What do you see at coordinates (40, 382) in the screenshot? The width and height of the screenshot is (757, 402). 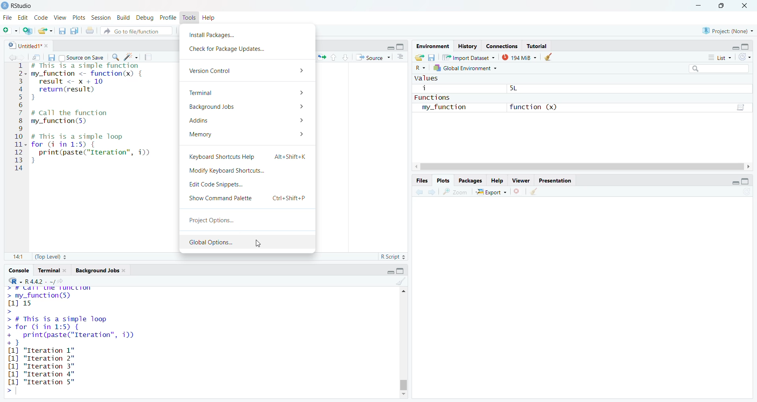 I see `[1] "Iteration 5"` at bounding box center [40, 382].